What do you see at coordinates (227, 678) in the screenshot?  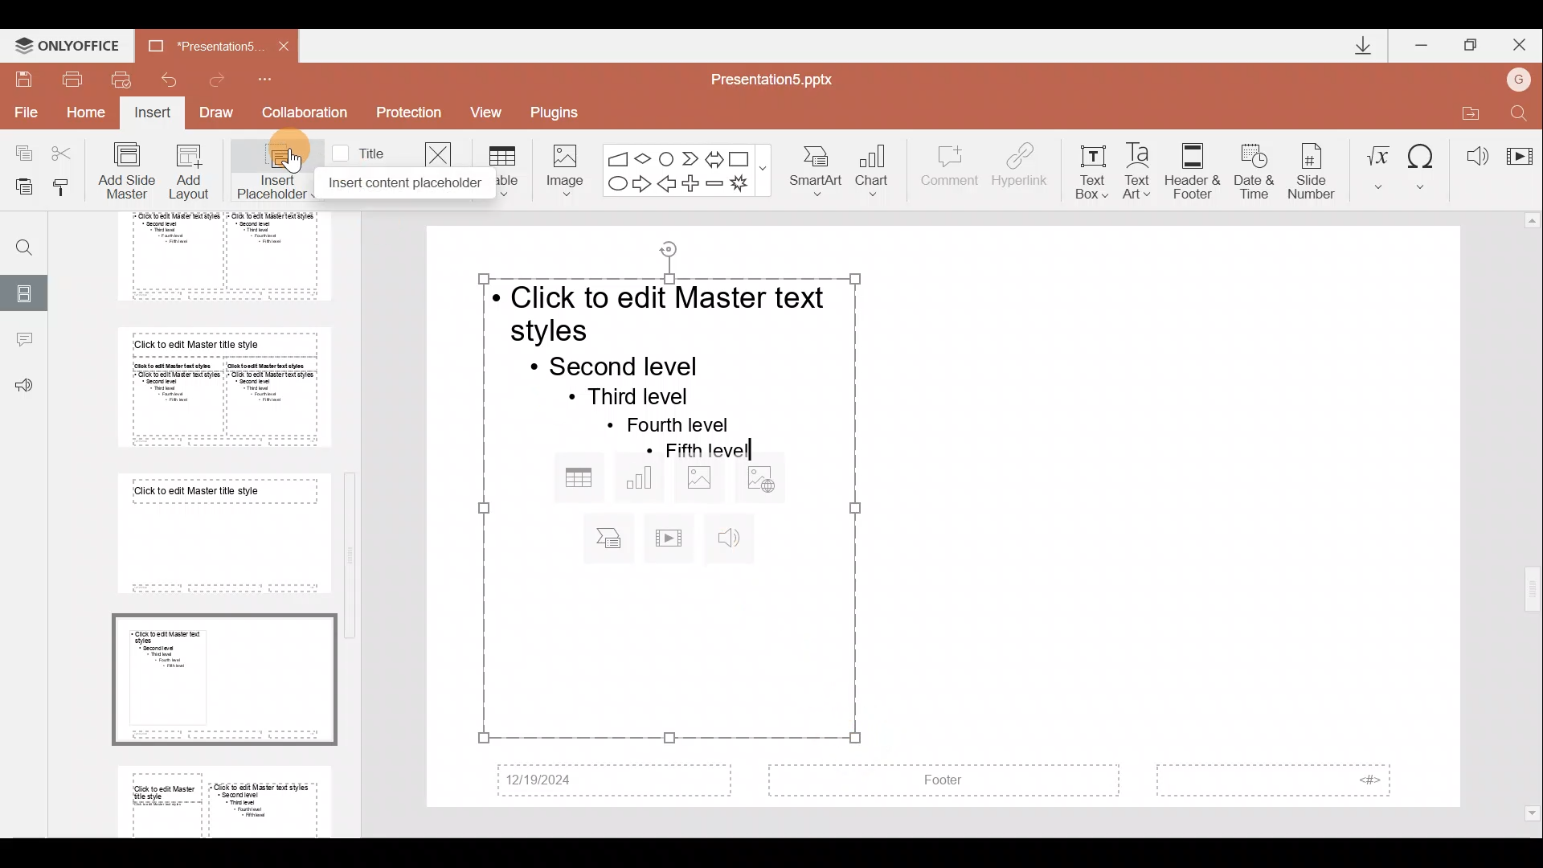 I see `Slide 8` at bounding box center [227, 678].